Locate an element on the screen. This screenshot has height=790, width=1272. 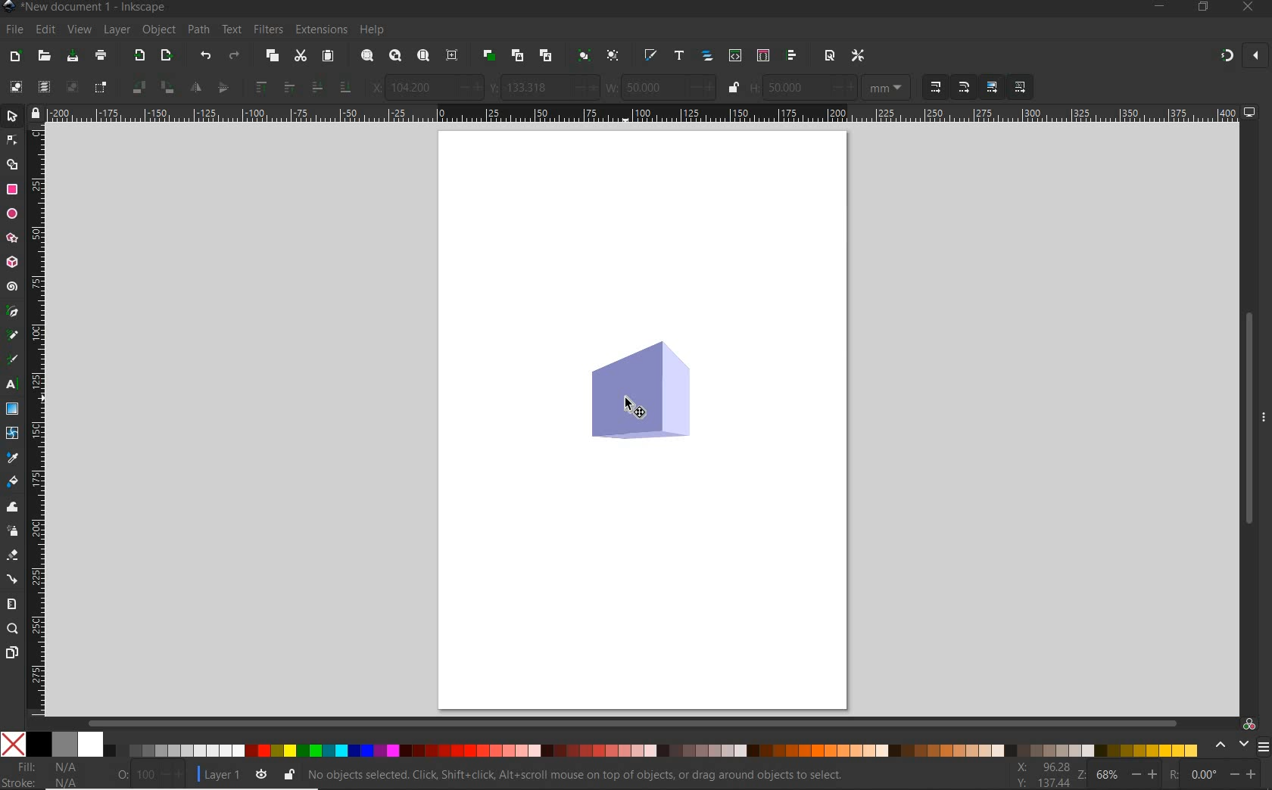
edit is located at coordinates (44, 30).